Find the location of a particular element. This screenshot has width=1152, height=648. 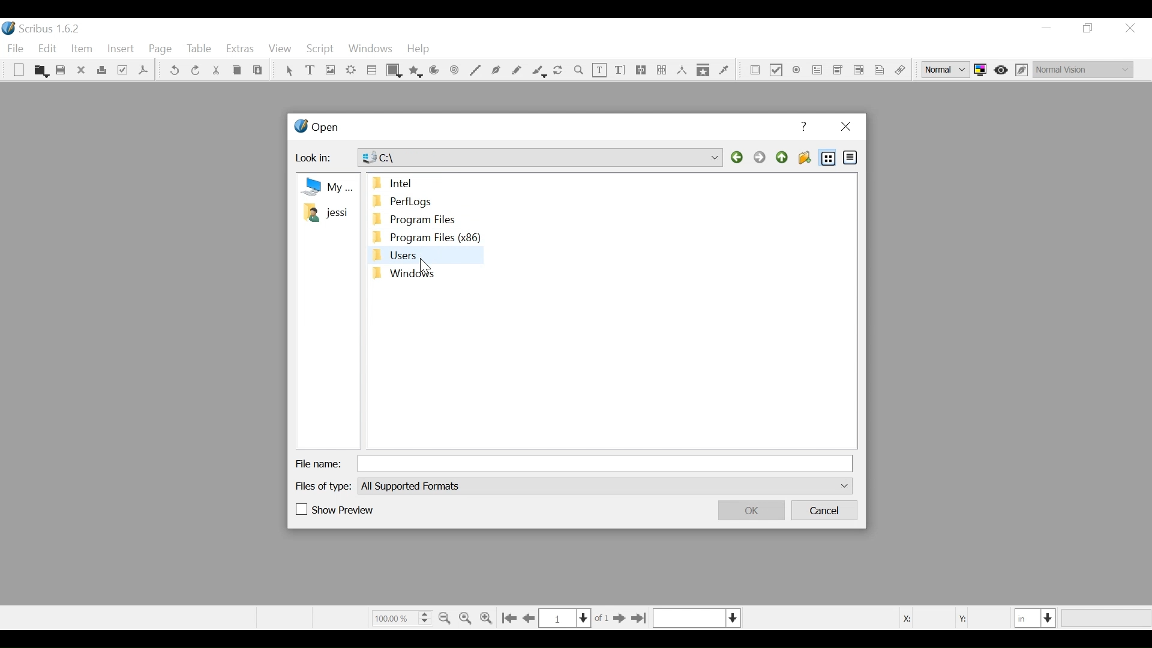

Windows is located at coordinates (370, 50).